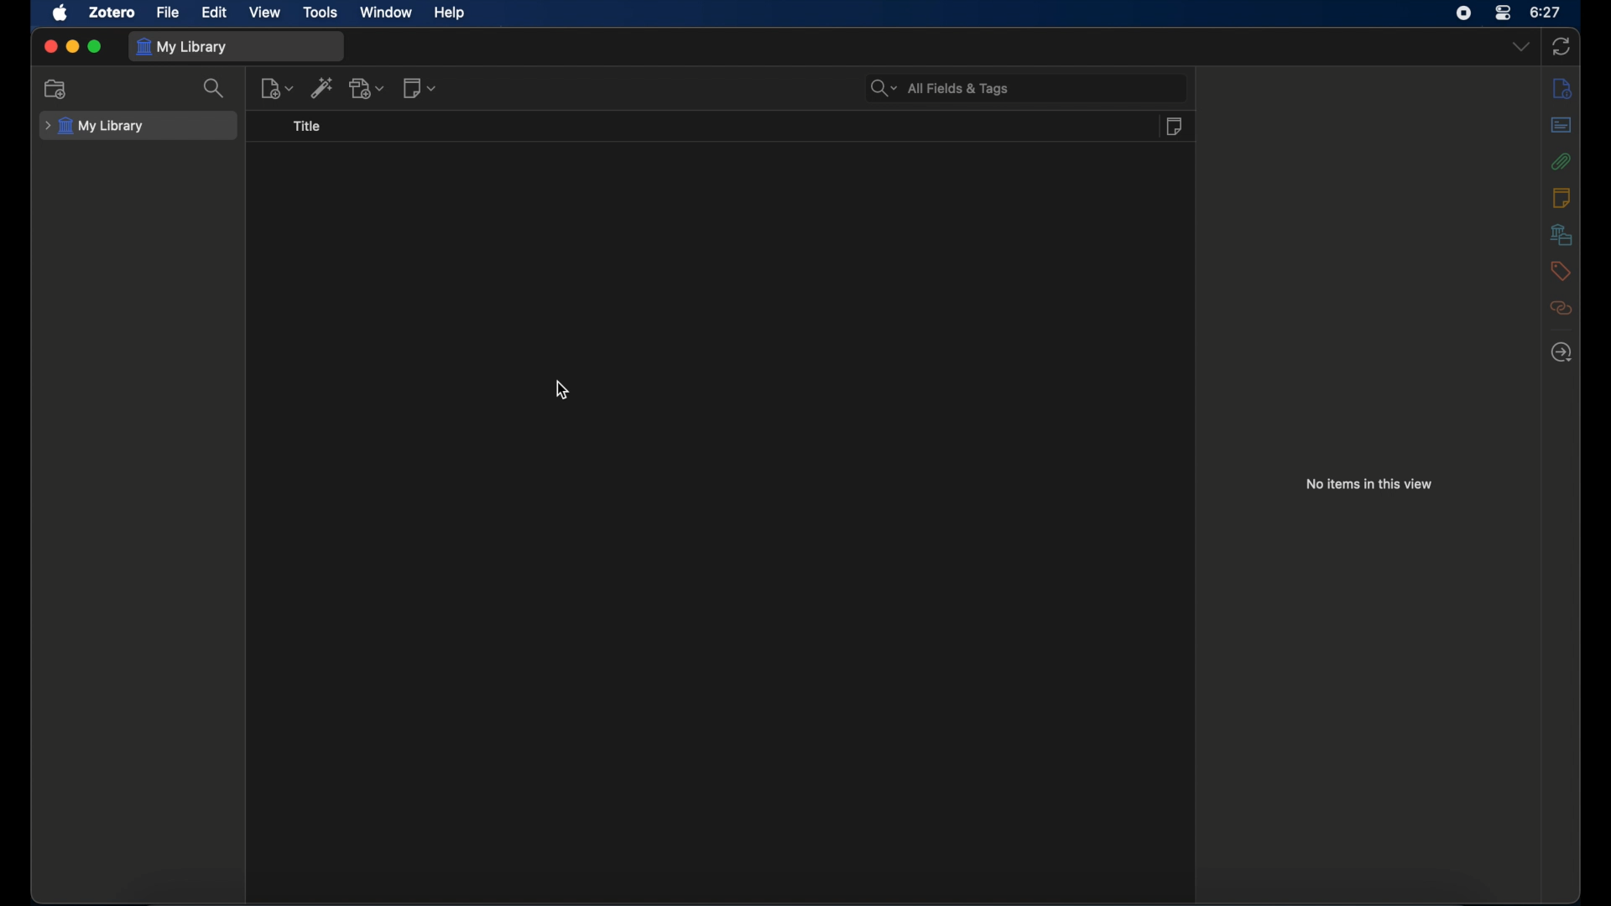 The height and width of the screenshot is (906, 1611). What do you see at coordinates (1504, 13) in the screenshot?
I see `control center` at bounding box center [1504, 13].